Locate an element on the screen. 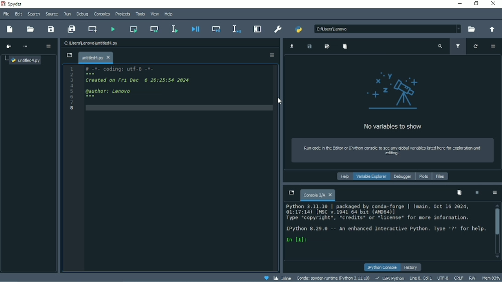 Image resolution: width=502 pixels, height=282 pixels. New file is located at coordinates (11, 29).